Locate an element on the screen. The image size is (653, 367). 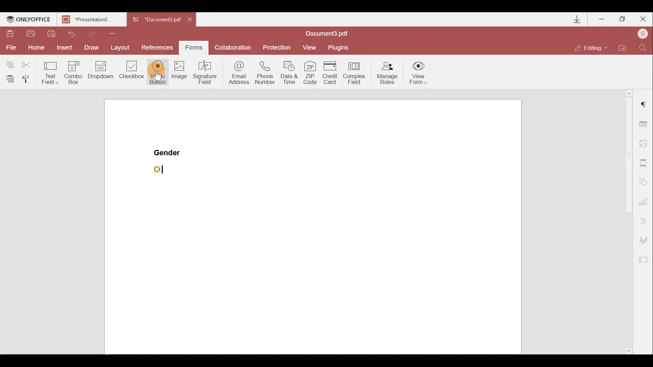
Image is located at coordinates (180, 77).